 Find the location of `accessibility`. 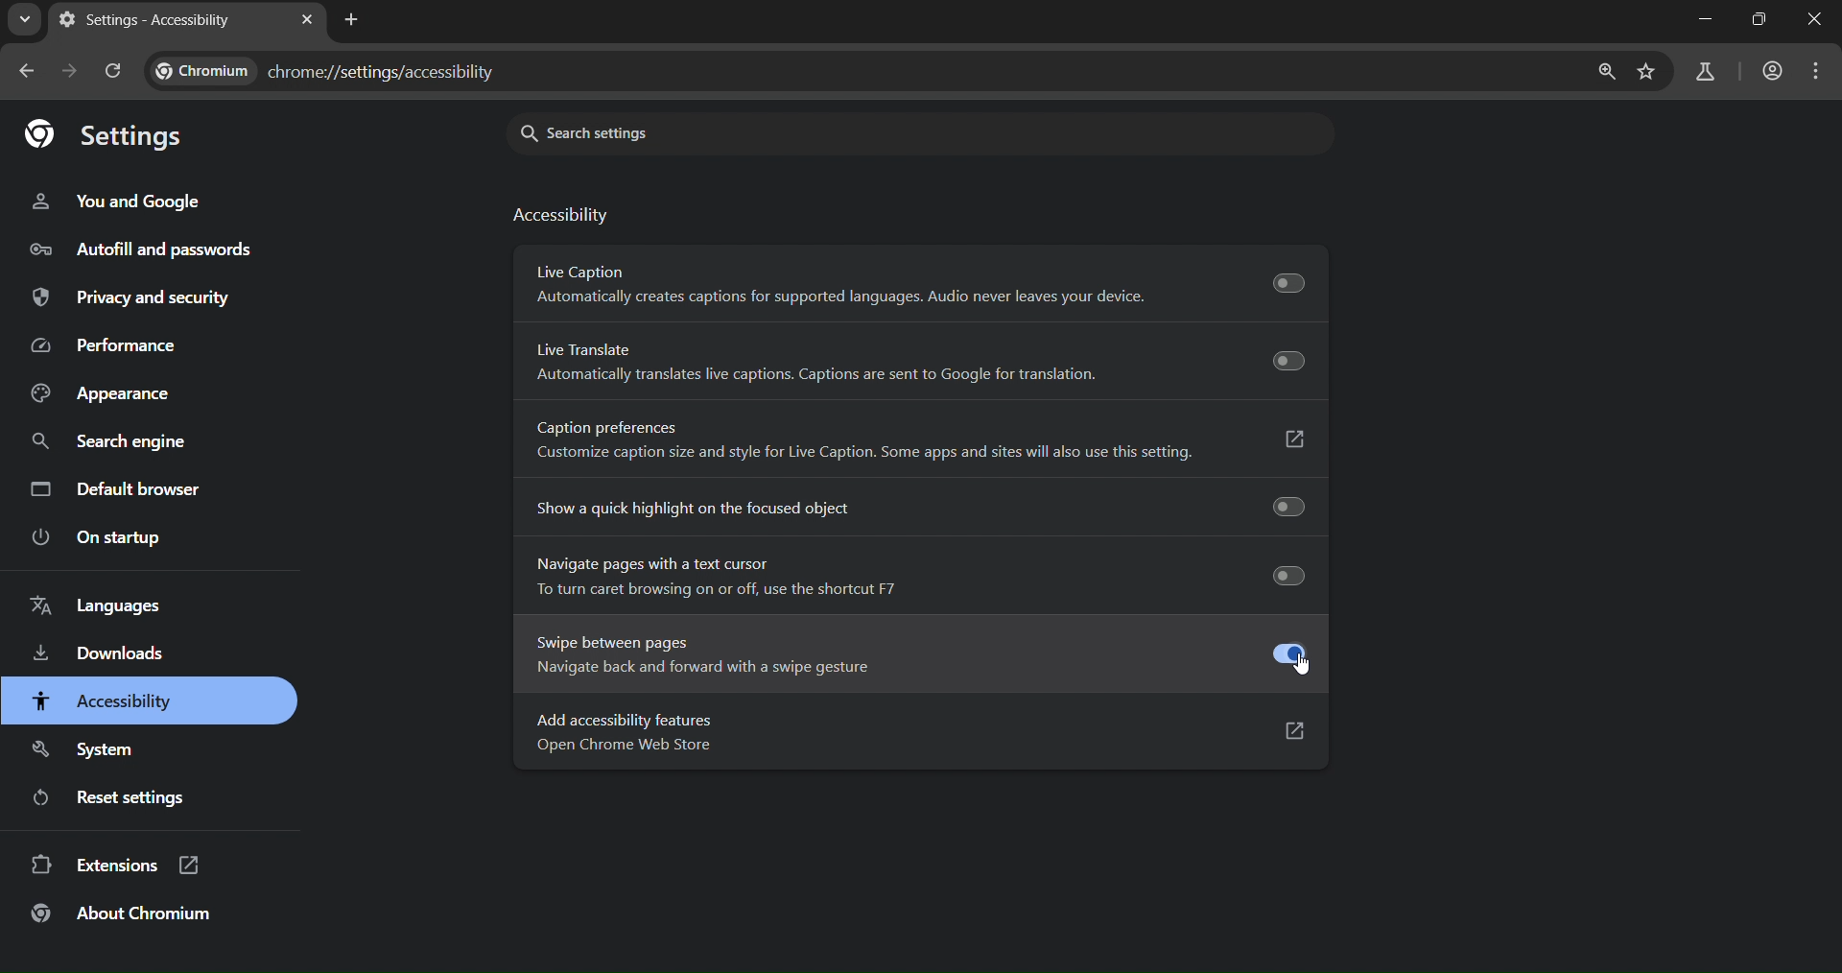

accessibility is located at coordinates (565, 218).